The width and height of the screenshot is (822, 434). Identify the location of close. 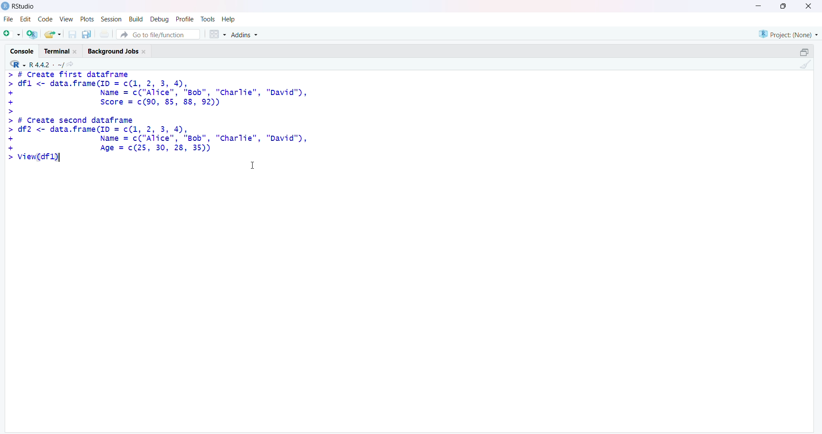
(76, 51).